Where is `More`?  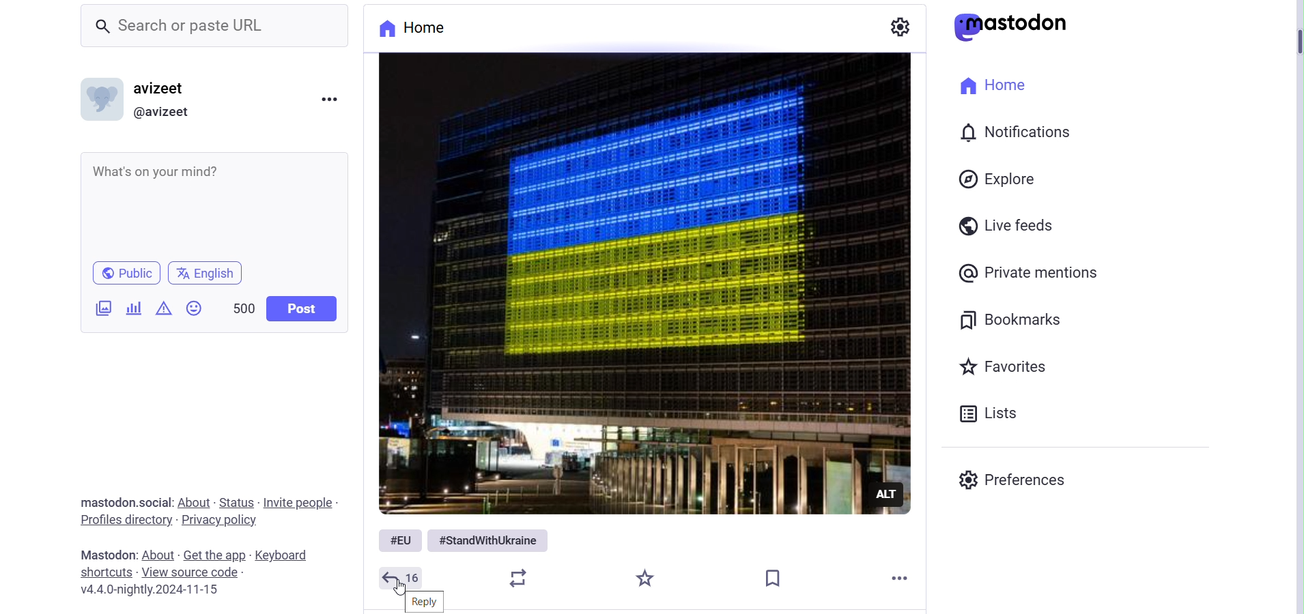 More is located at coordinates (903, 578).